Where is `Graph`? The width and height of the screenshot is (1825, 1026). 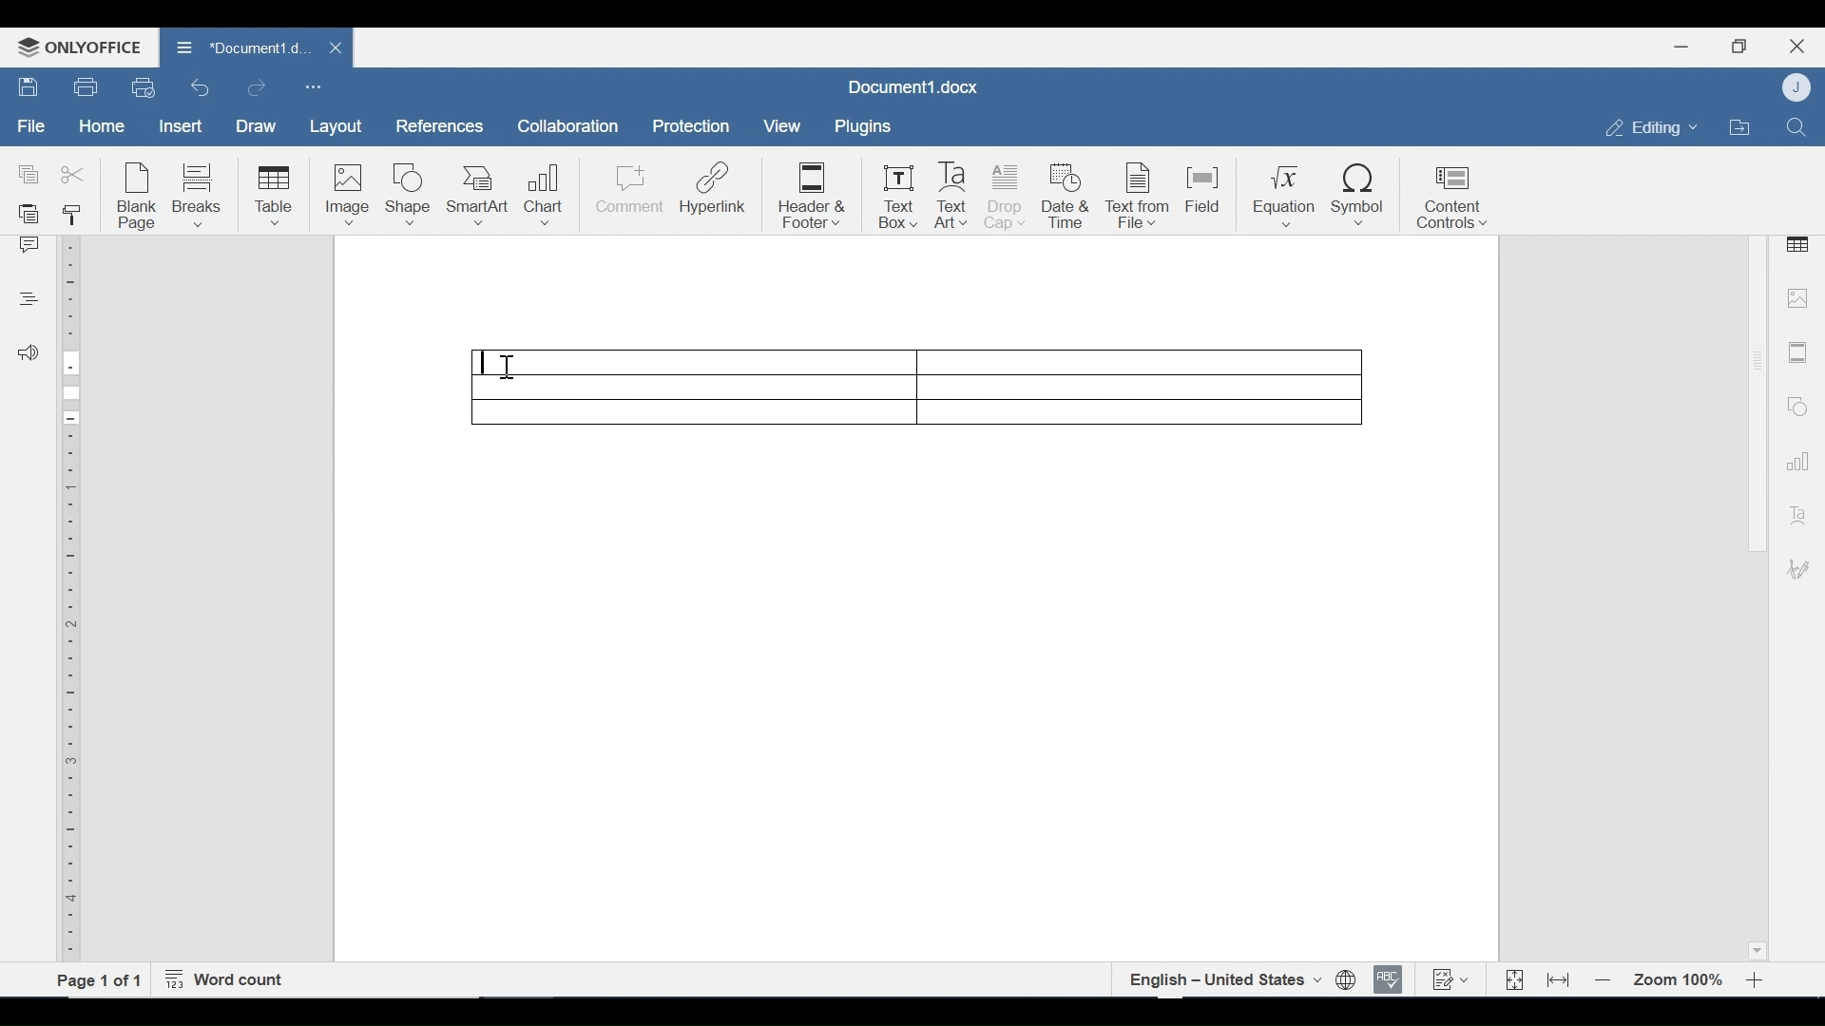
Graph is located at coordinates (1794, 459).